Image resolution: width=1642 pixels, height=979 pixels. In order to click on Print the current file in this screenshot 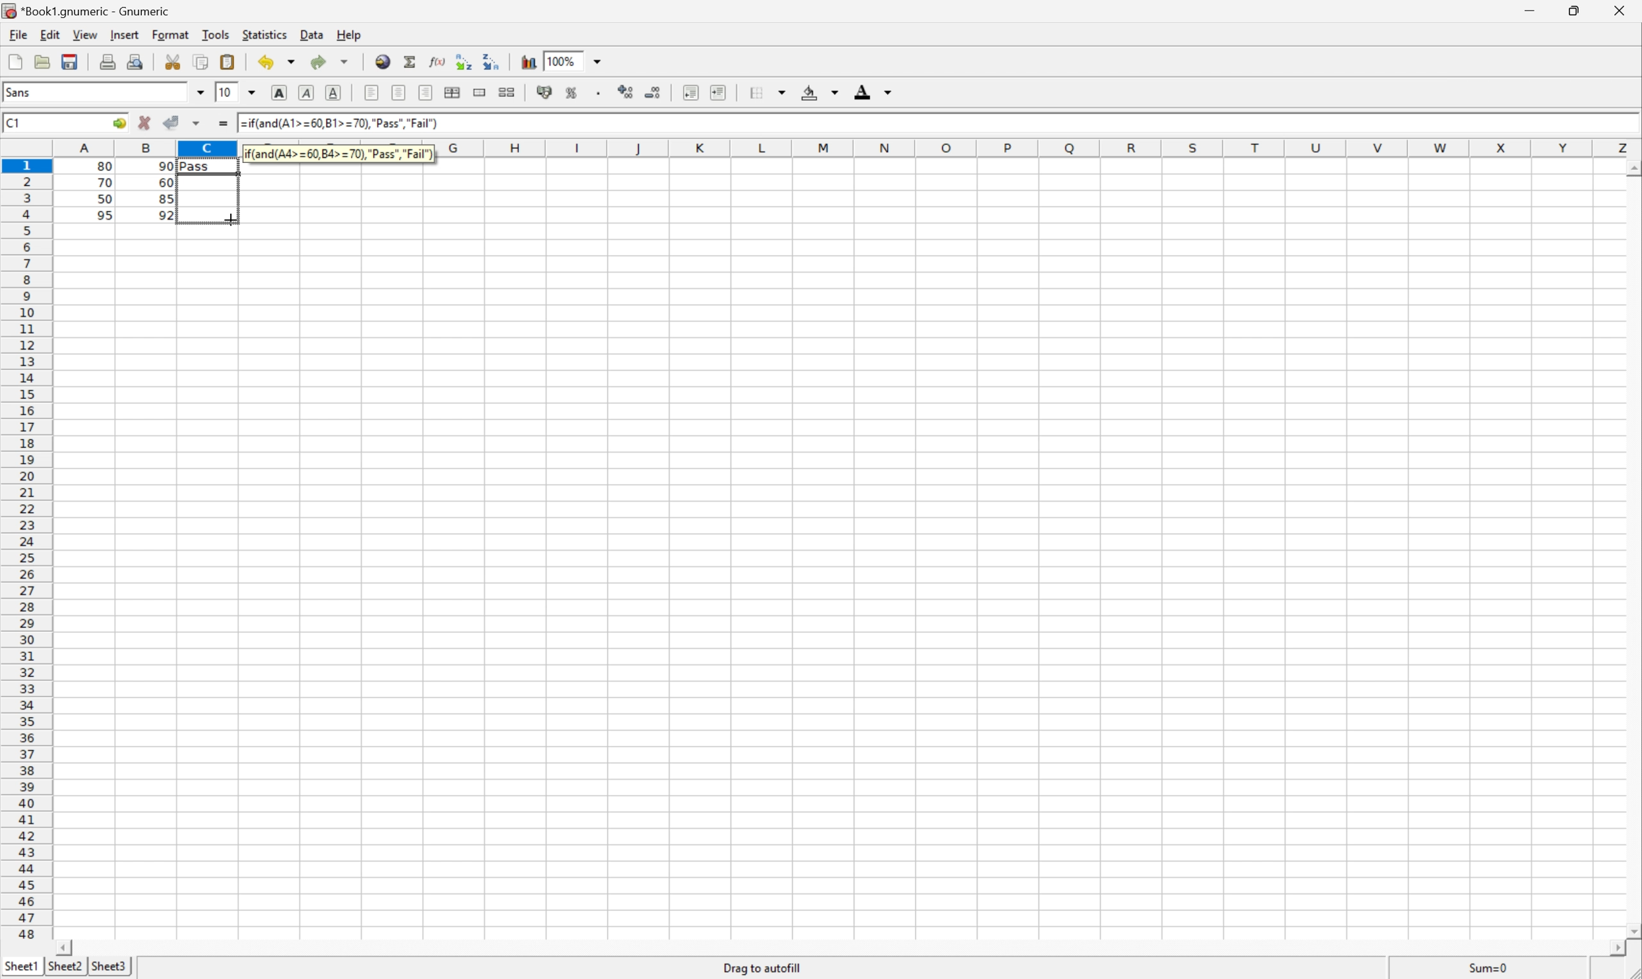, I will do `click(106, 61)`.